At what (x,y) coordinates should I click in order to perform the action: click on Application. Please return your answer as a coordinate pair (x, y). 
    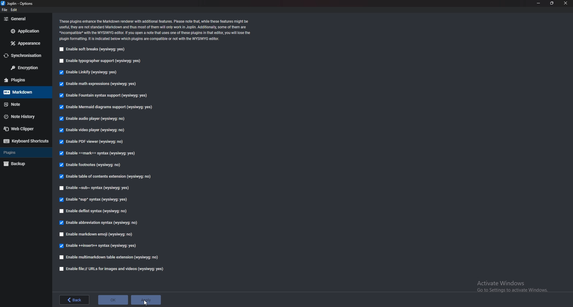
    Looking at the image, I should click on (25, 32).